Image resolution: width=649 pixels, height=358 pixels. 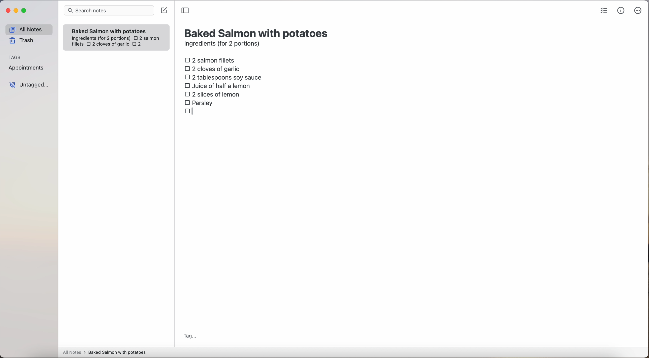 I want to click on close Simplenote, so click(x=7, y=11).